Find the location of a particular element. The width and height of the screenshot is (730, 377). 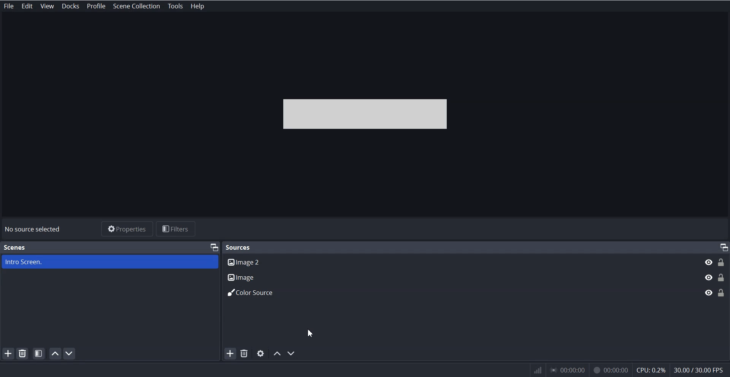

Sources is located at coordinates (240, 247).